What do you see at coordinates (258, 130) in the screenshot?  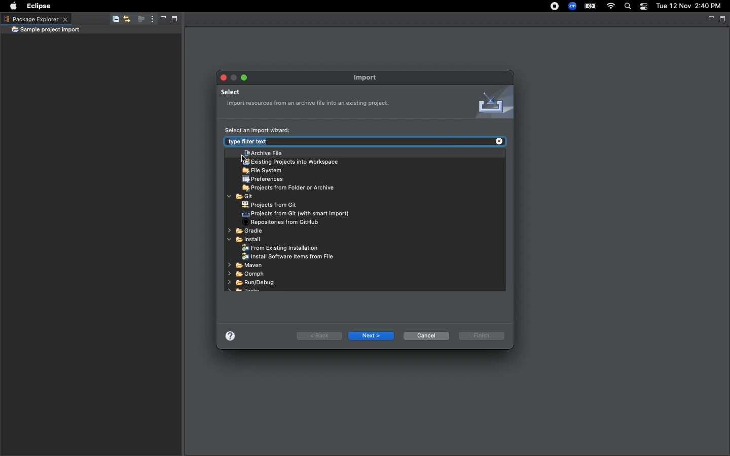 I see `Select an import wizard` at bounding box center [258, 130].